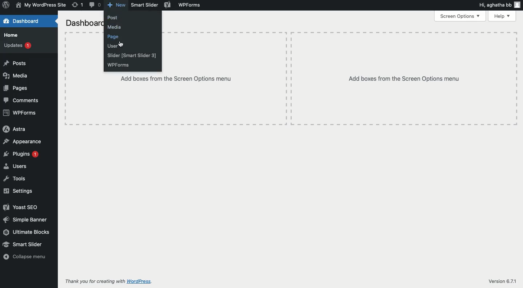  I want to click on Yoast, so click(168, 5).